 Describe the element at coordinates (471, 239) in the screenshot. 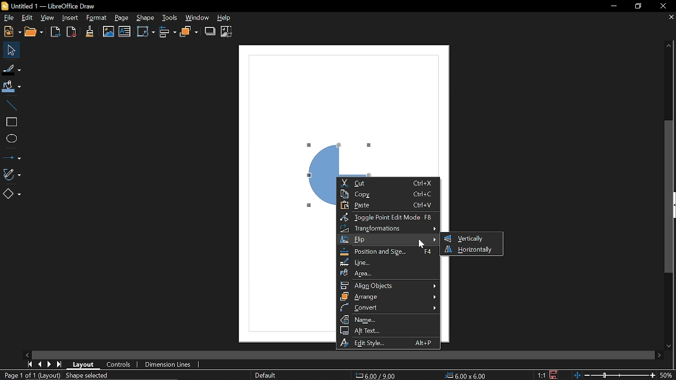

I see `Vertically` at that location.